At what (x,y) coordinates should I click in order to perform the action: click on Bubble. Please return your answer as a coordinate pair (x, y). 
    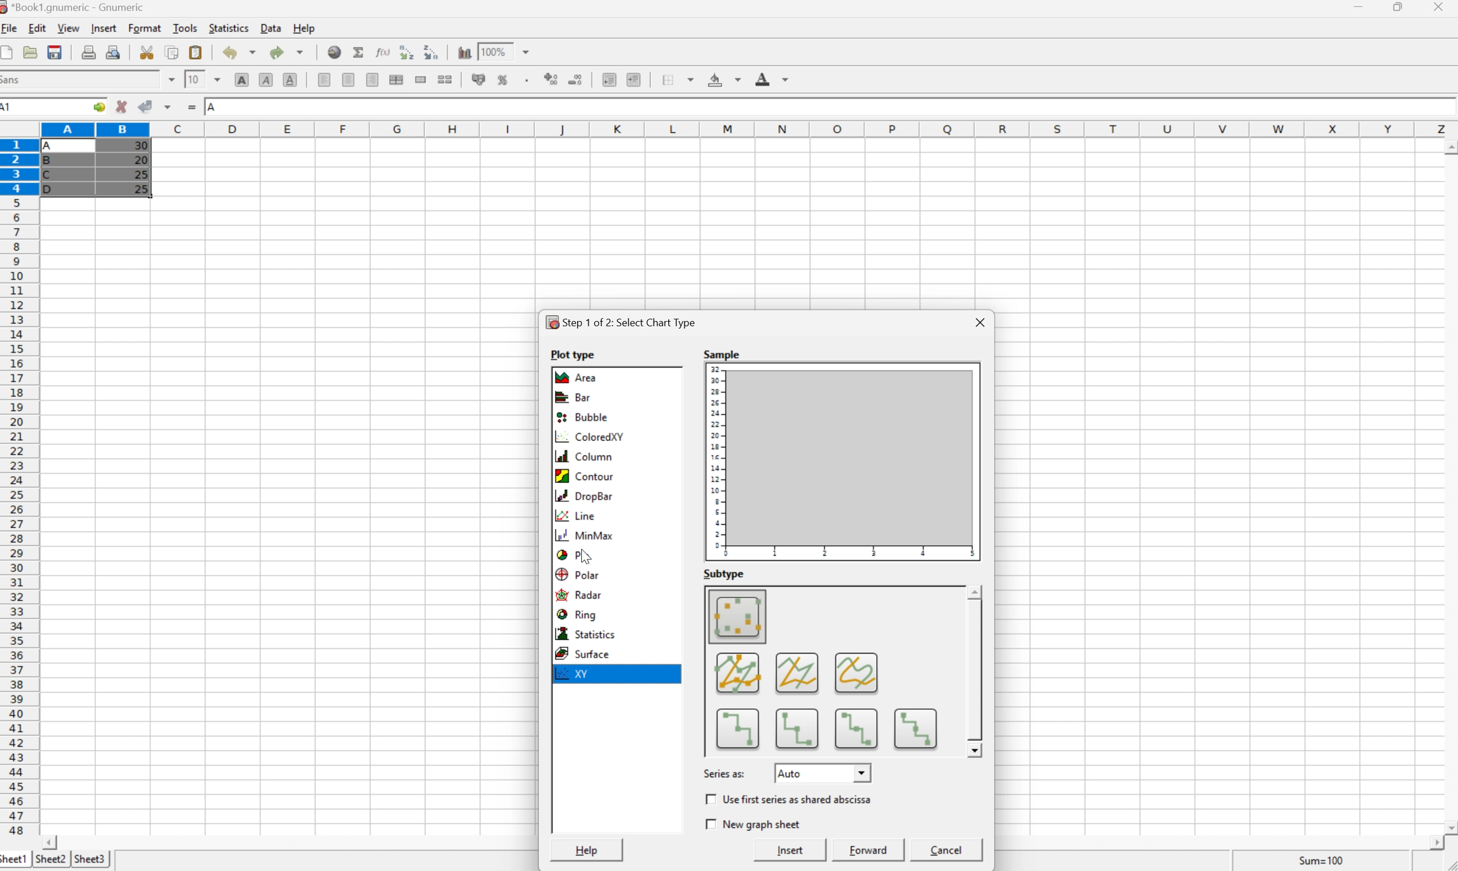
    Looking at the image, I should click on (582, 417).